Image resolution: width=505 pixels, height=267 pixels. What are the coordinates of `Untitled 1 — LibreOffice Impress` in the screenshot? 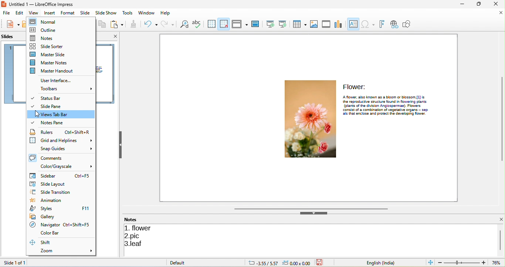 It's located at (39, 4).